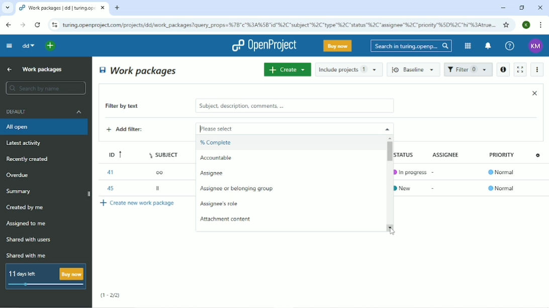  I want to click on Summary, so click(20, 191).